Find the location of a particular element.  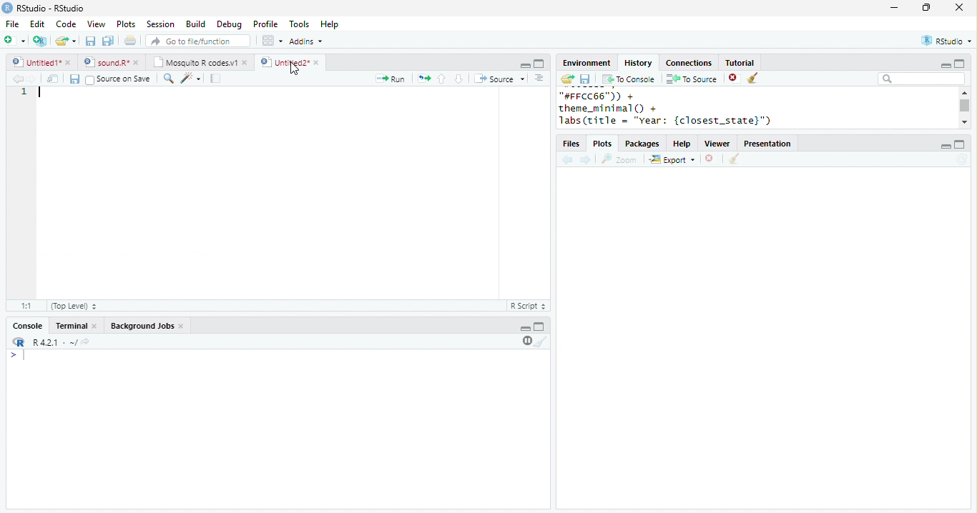

Addins is located at coordinates (306, 41).